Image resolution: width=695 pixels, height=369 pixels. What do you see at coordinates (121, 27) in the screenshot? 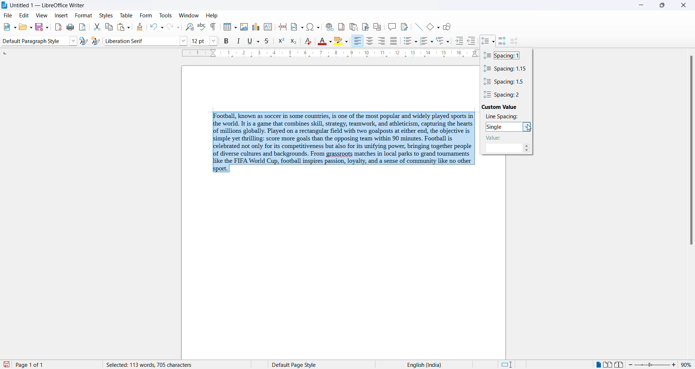
I see `paste` at bounding box center [121, 27].